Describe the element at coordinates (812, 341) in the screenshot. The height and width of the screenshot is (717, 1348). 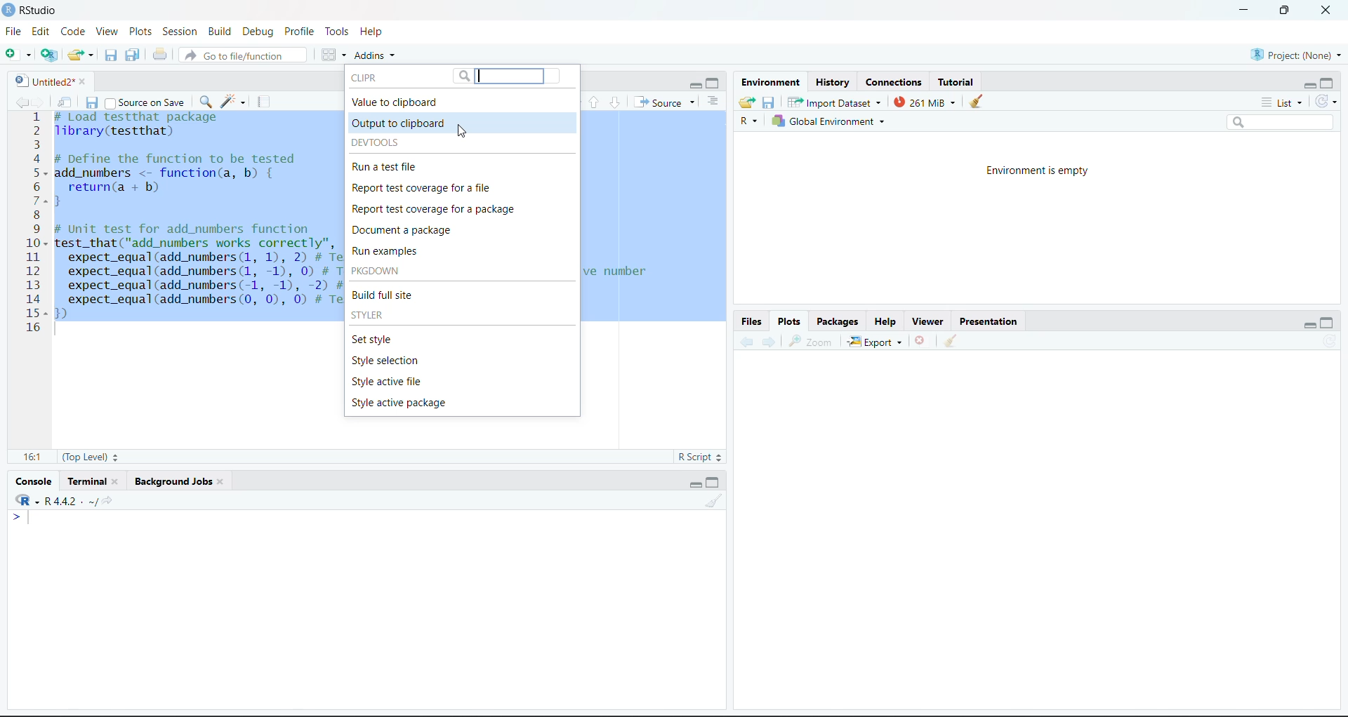
I see `Zoom` at that location.